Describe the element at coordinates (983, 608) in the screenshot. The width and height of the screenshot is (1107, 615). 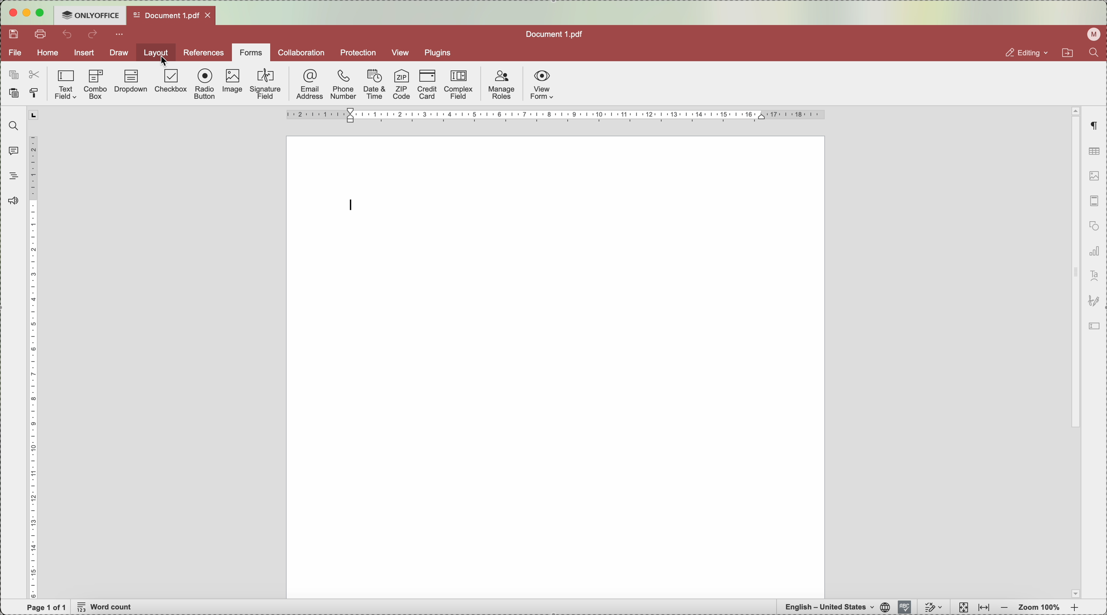
I see `fit to wight` at that location.